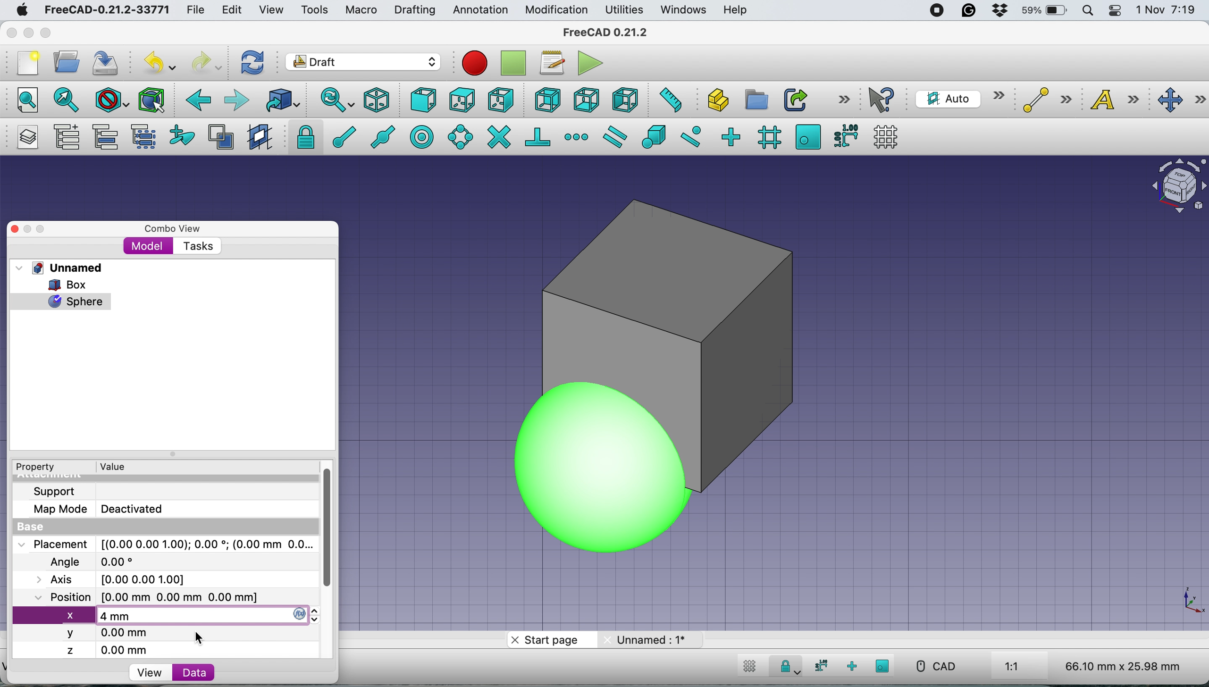 This screenshot has width=1209, height=687. I want to click on snap intersection, so click(498, 136).